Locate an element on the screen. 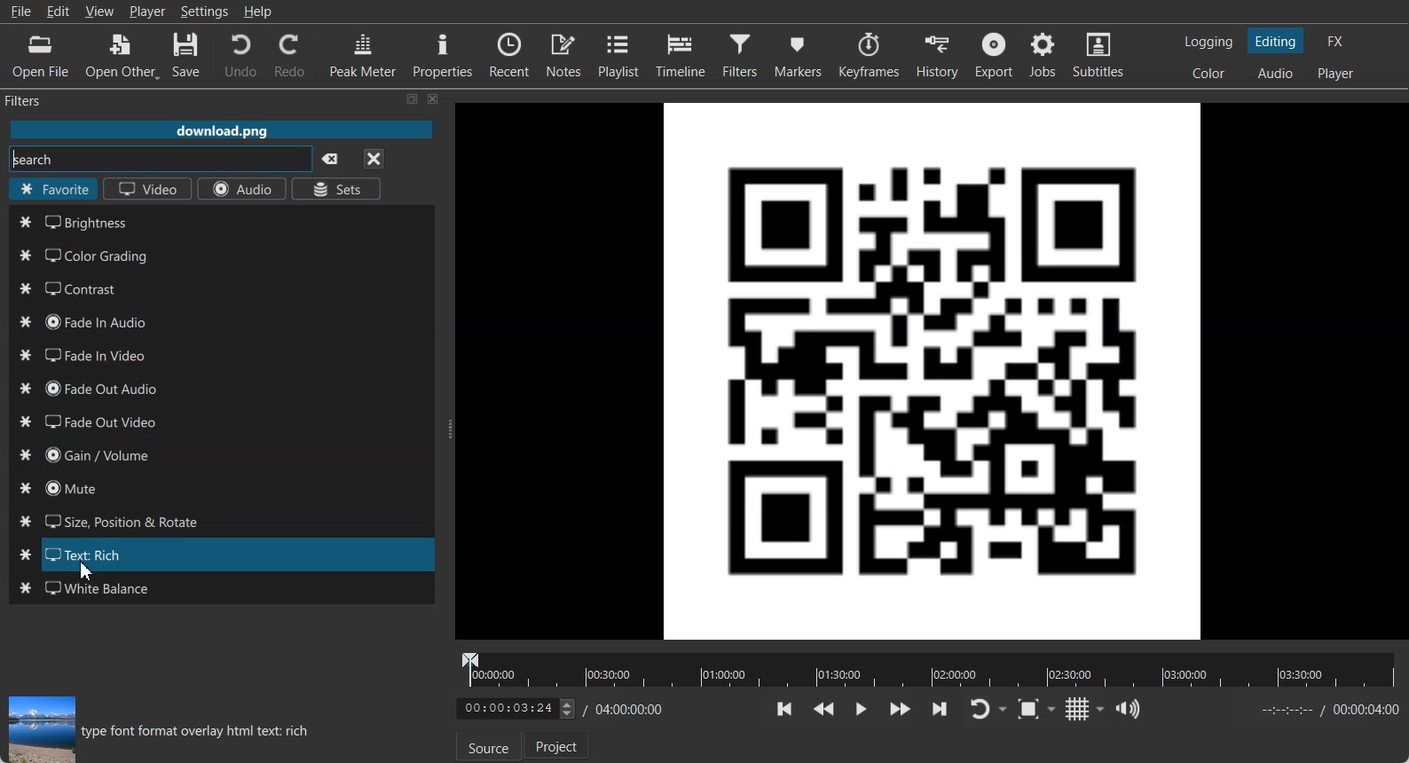  Properties is located at coordinates (443, 53).